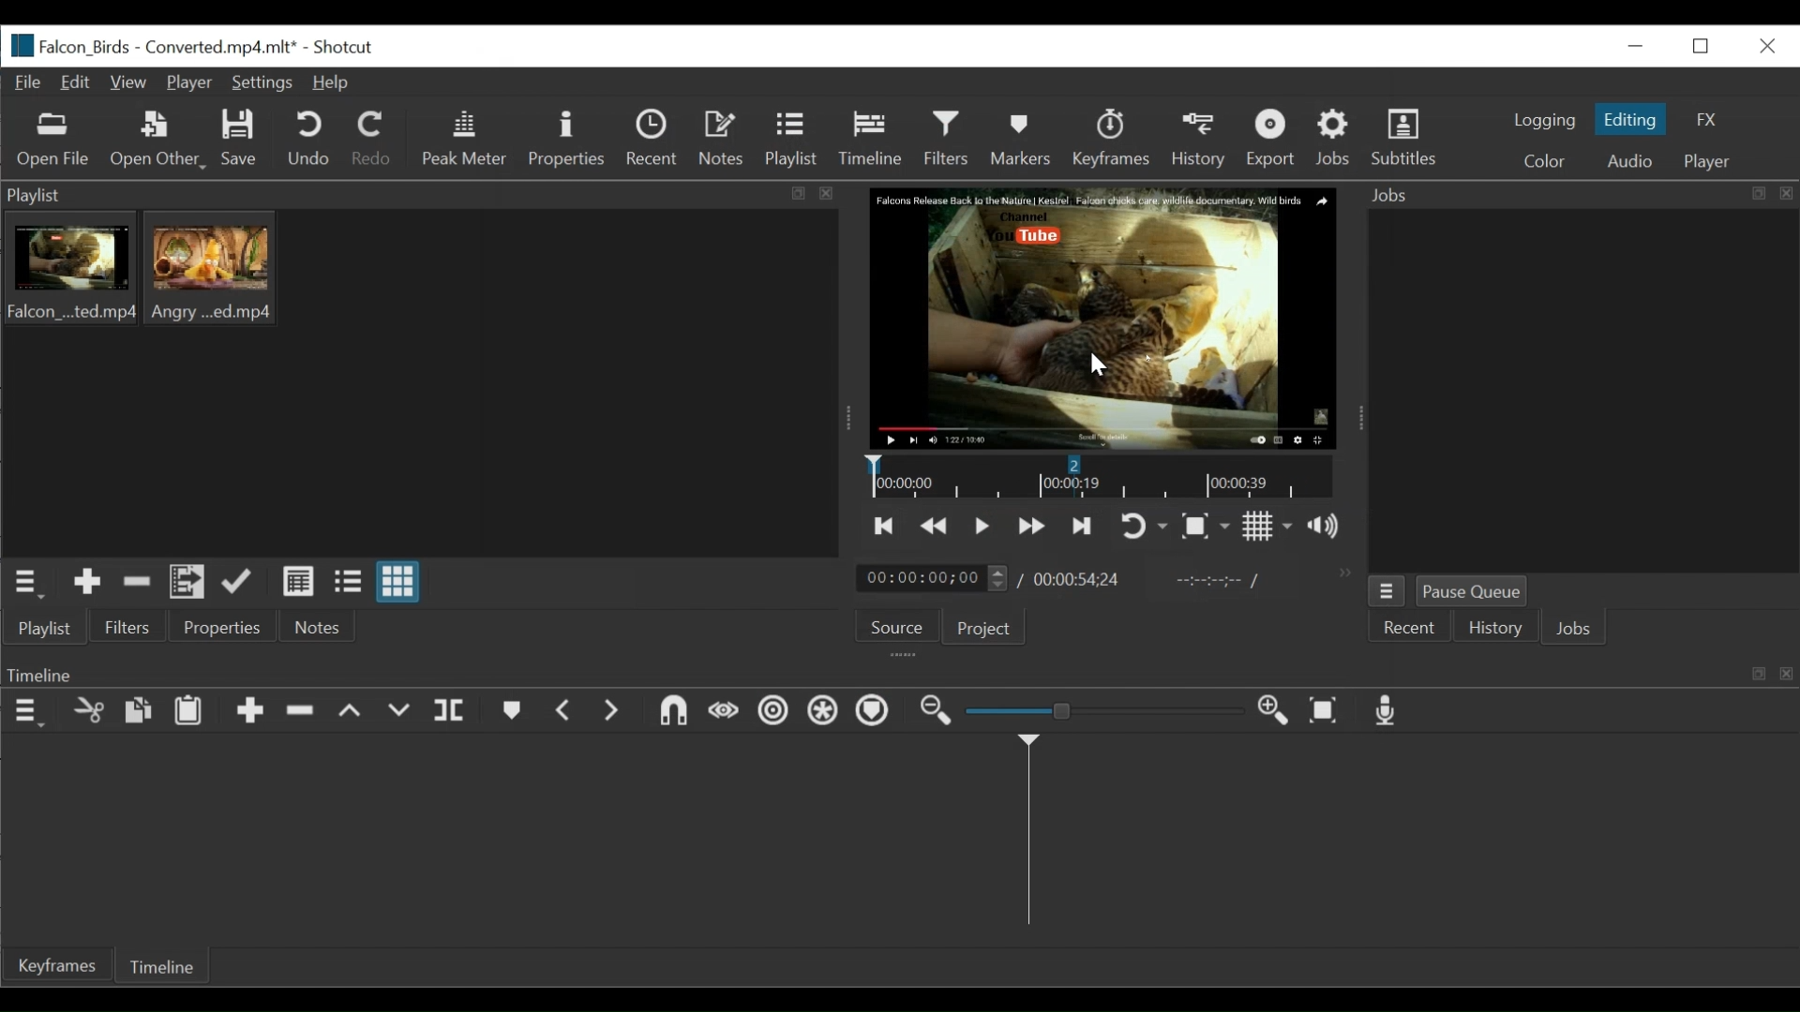 This screenshot has width=1800, height=1012. I want to click on In point, so click(1218, 583).